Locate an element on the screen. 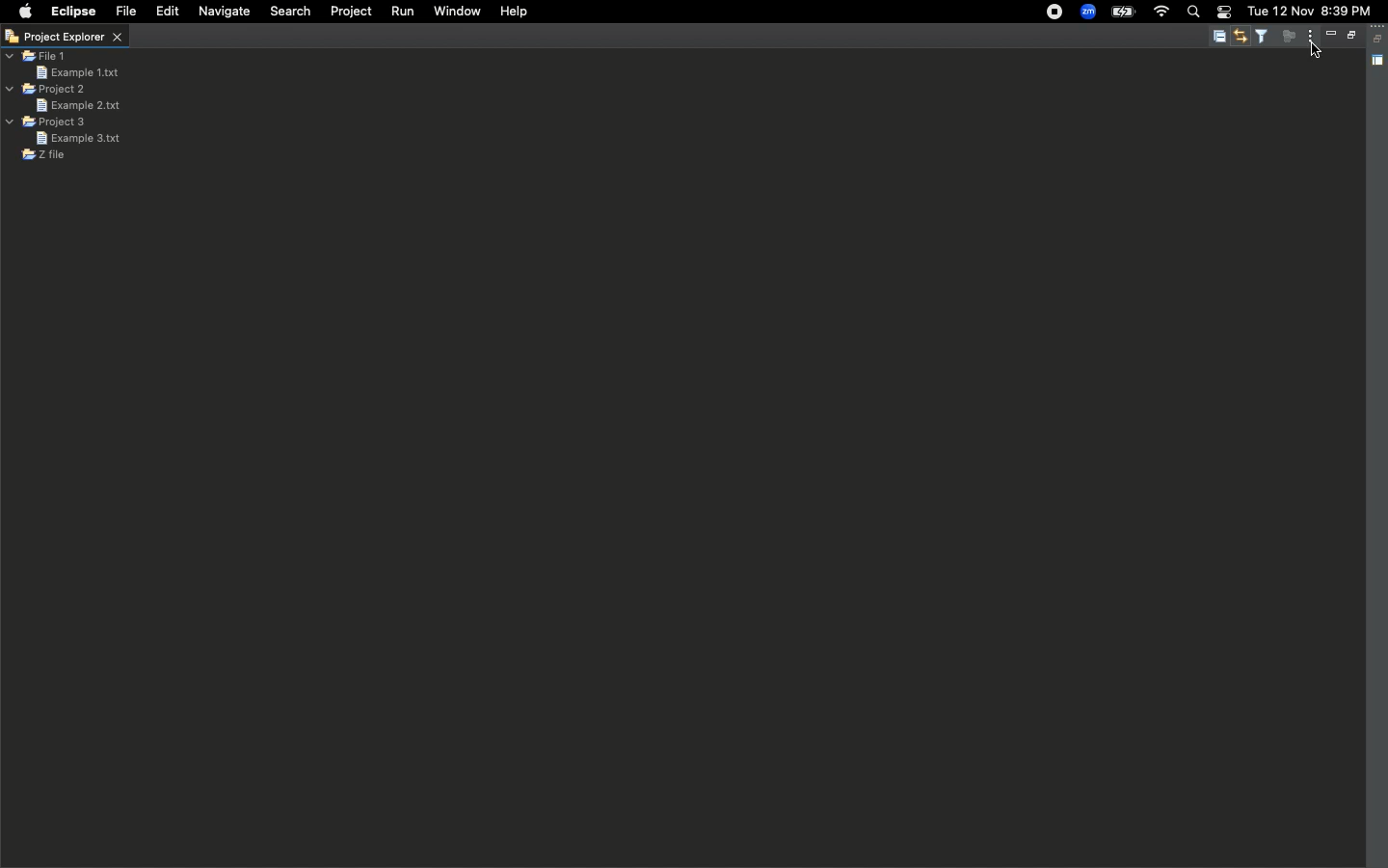  Search is located at coordinates (1193, 14).